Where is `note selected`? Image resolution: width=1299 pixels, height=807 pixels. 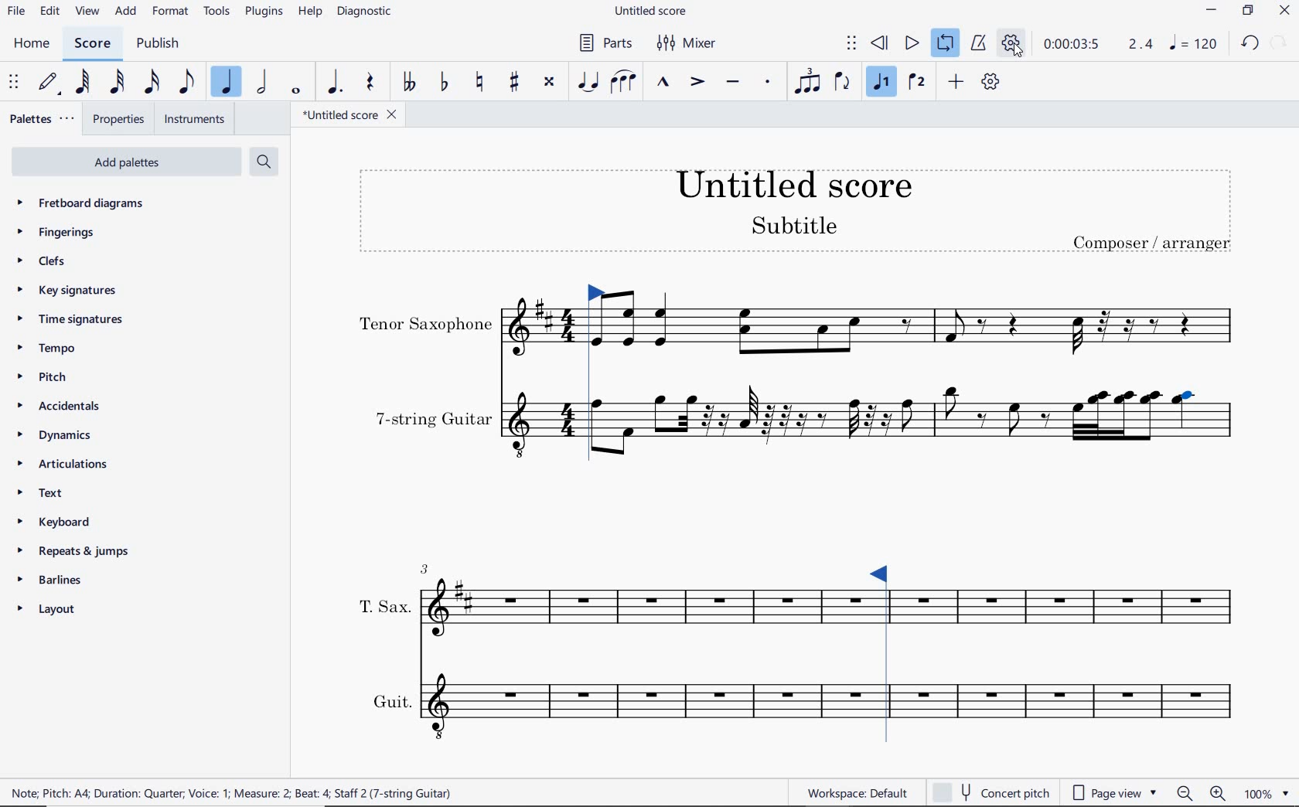
note selected is located at coordinates (1188, 396).